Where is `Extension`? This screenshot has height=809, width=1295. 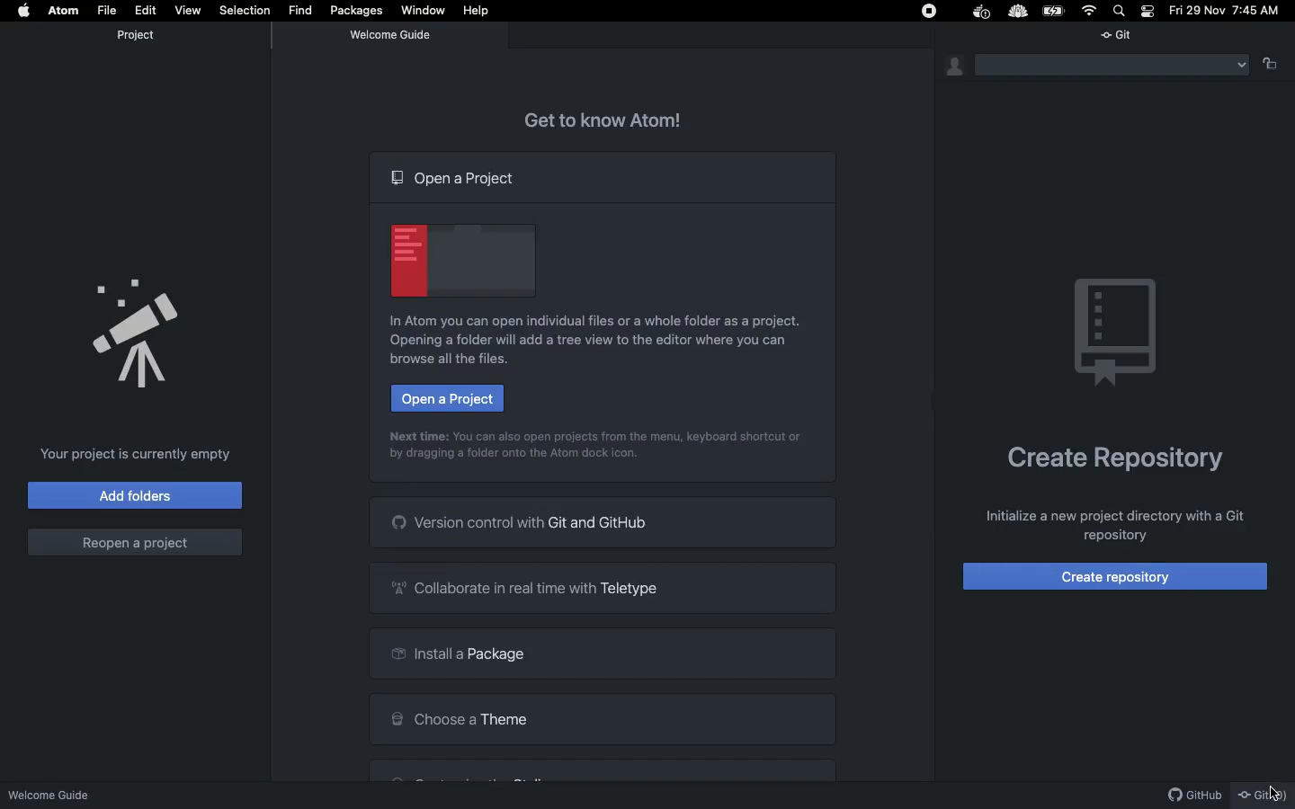
Extension is located at coordinates (1018, 11).